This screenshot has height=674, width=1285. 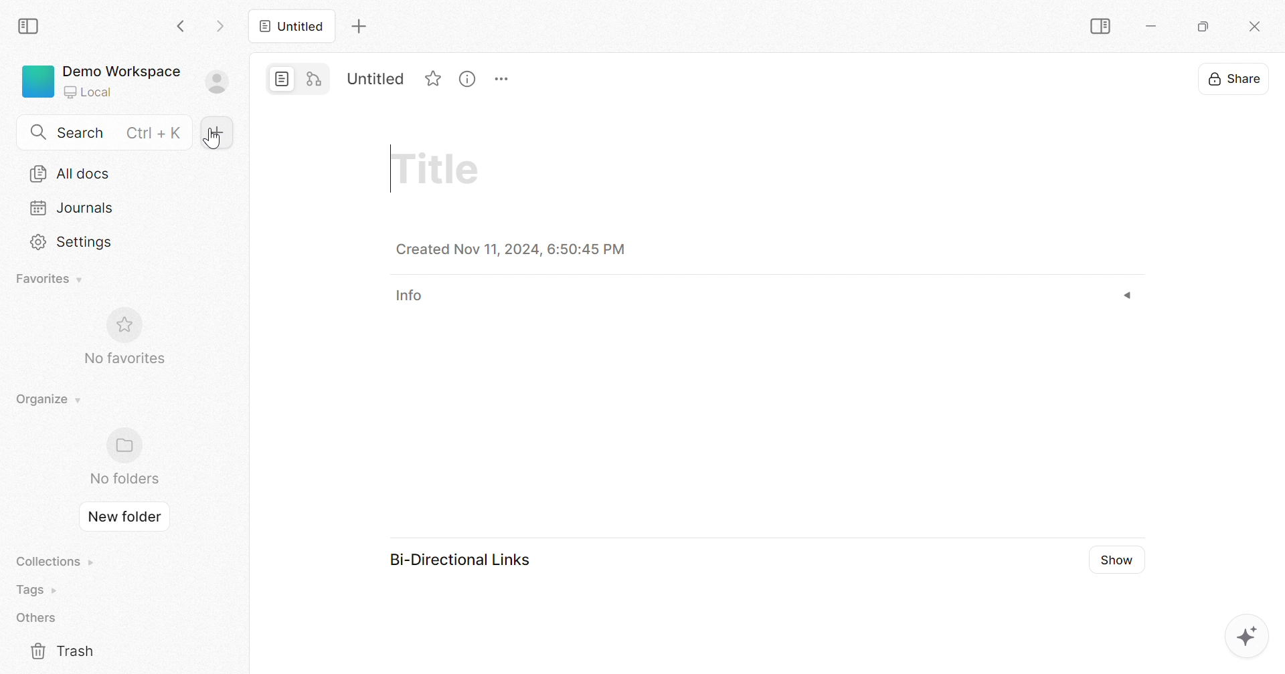 What do you see at coordinates (83, 133) in the screenshot?
I see `Search` at bounding box center [83, 133].